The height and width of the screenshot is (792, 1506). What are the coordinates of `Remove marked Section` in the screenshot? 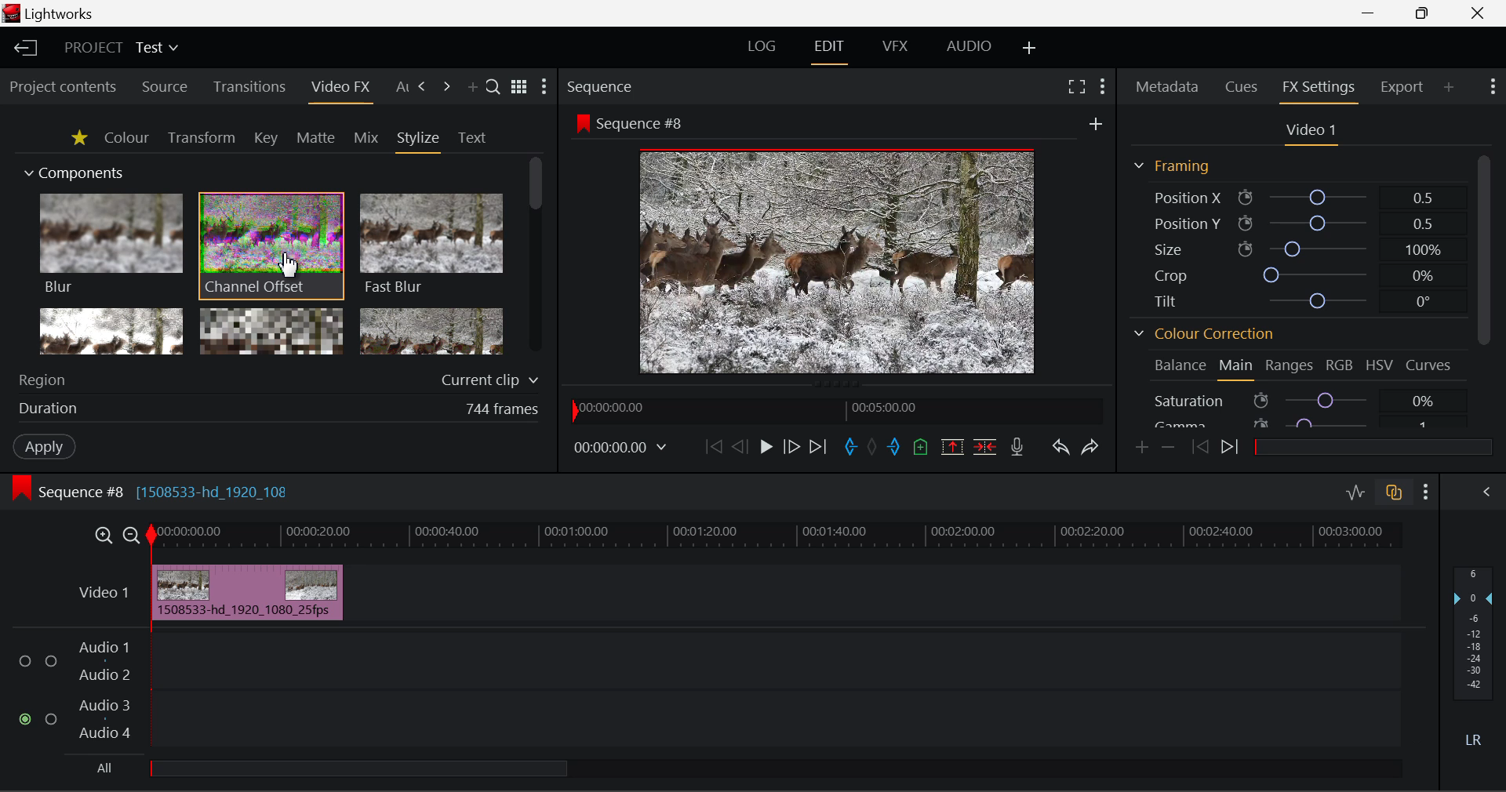 It's located at (955, 448).